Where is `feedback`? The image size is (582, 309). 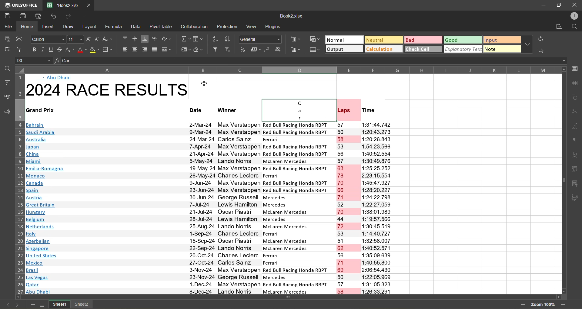
feedback is located at coordinates (7, 112).